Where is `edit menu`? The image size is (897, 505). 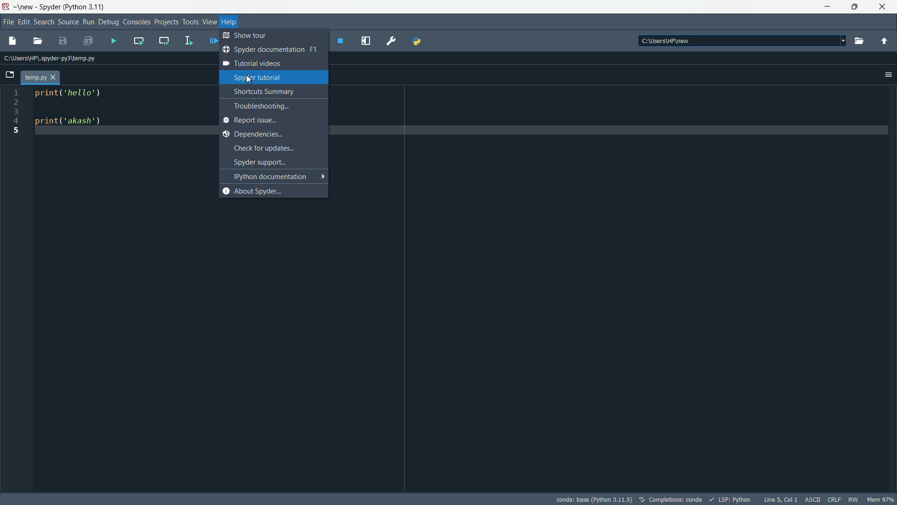
edit menu is located at coordinates (24, 22).